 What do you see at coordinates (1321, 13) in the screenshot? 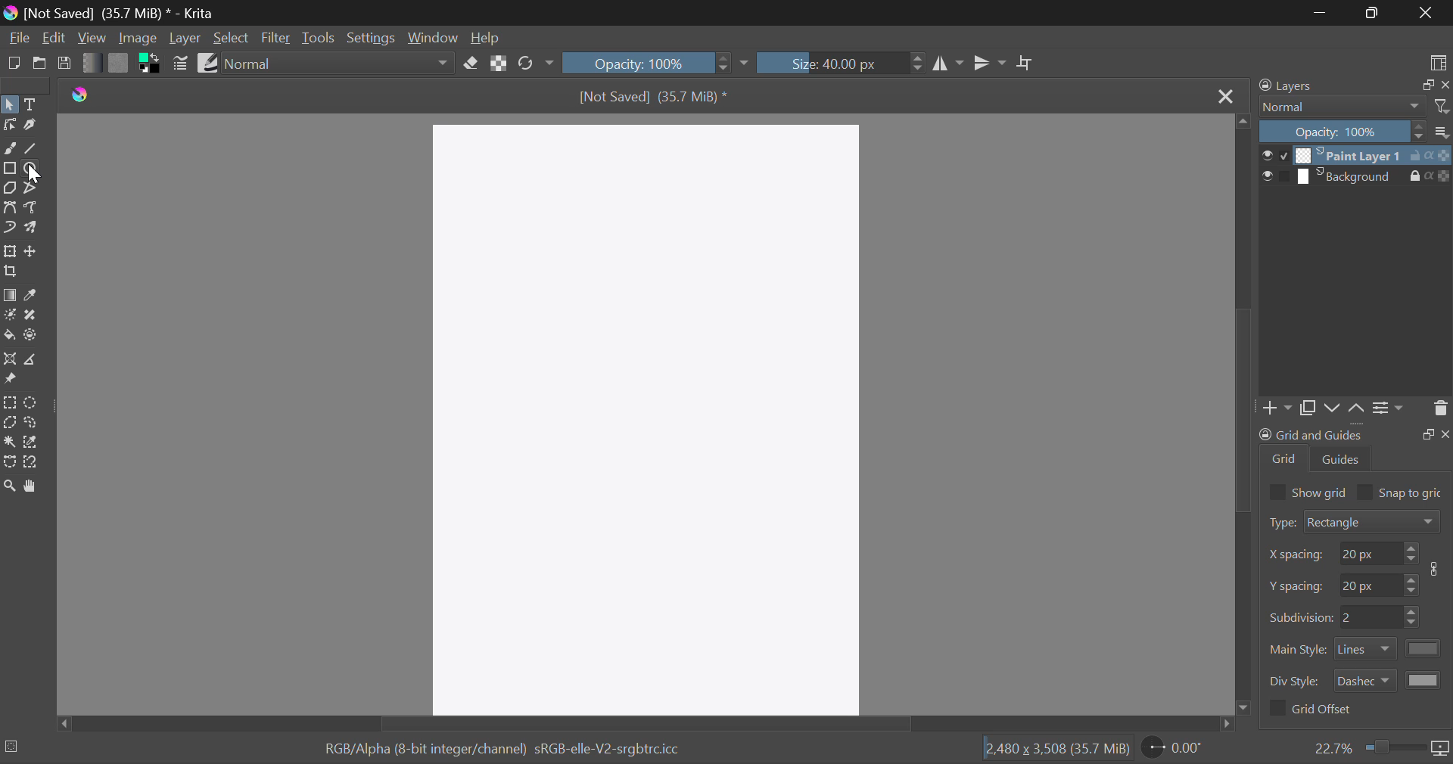
I see `Restore Down` at bounding box center [1321, 13].